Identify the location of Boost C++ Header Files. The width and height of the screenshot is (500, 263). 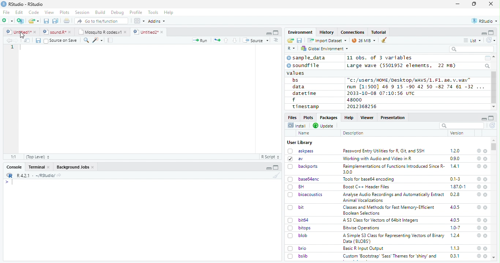
(365, 187).